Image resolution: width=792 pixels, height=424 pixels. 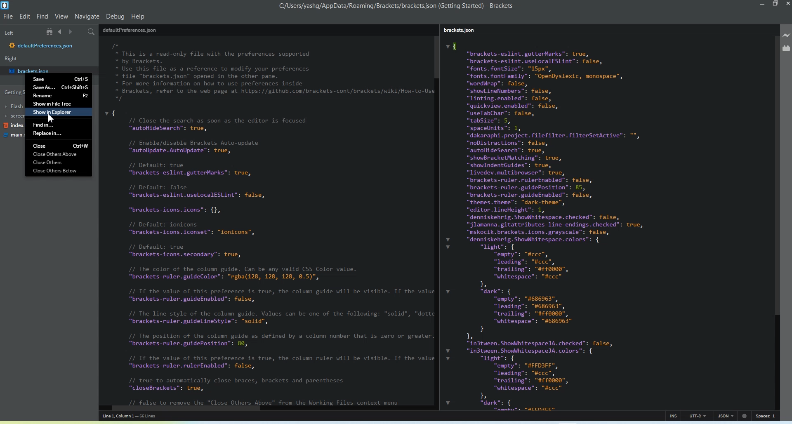 I want to click on F id
* This is a read-only file with the preferences supported
* by Brackets.
* Use this file as a reference to modify your preferences
* file "brackets.json" opened in the other pane.
* For more information on how to use preferences inside
* Brackets, refer to the web page at https://github.com/brackets-cont/brackets/wiki/How-to-Use
*/
vi
// Close the search as soon as the editor is focused
“autoHideSearch™: true,
// Enable/disable Brackets Auto-update
“autoUpdate. AutoUpdate”: true,
// Default: true
“brackets-eslint.gutterMarks™: true,
// Default: false
“brackets-eslint.uselocalESLint™: false,
“brackets-icons.icons™: {},
// Default: ionicons
“brackets-icons.iconset™: “ionicons”,
// Default: true
“brackets-icons. secondary”: true,
// The color of the column guide. Can be any valid CSS Color value.
“brackets-ruler.guideColor™: “rgba(128, 128, 128, 0.5)",
// Tf the value of this preference is true, the column guide will be visible. If the value
“brackets-ruler.guideEnabled”: false,
// The line style of the column guide. Values can be one of the following: “solid”, "dotte
“brackets-ruler.guidel ineStyle™: "solid",
// The position of the column guide as defined by a column number that is zero or greater.
“brackets-ruler.guidePosition”: 89,
// Tf the value of this preference is true, the column ruler will be visible. If the value
“brackets-ruler.rulerEnabled”: false,
// true to automatically close braces, brackets and parentheses
“closeBrackets™: true,, so click(x=267, y=224).